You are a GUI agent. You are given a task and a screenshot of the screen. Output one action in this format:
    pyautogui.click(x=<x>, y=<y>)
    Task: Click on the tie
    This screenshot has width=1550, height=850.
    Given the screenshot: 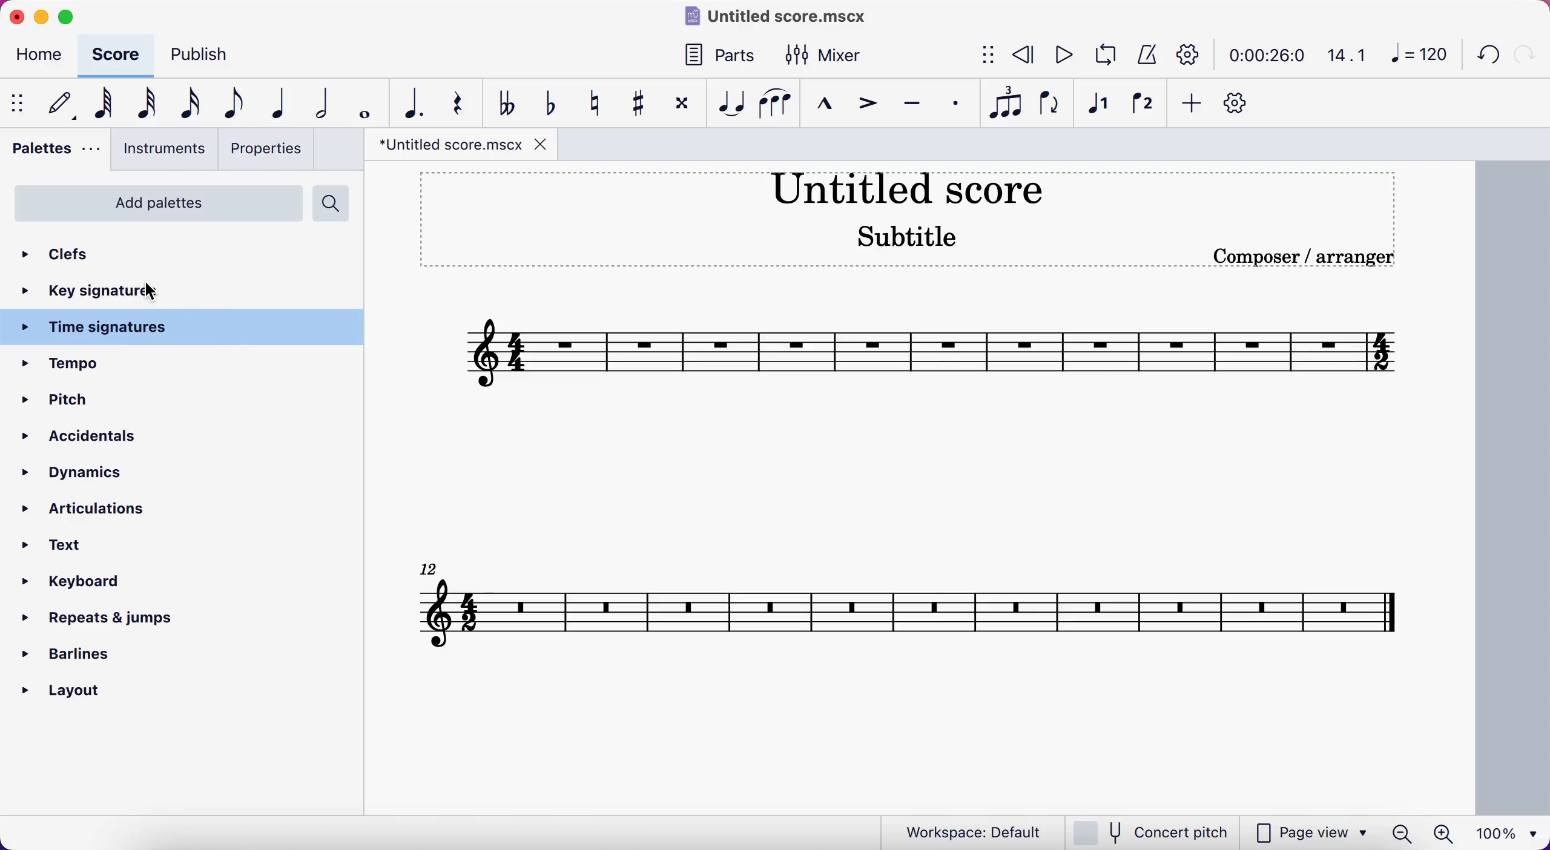 What is the action you would take?
    pyautogui.click(x=730, y=105)
    